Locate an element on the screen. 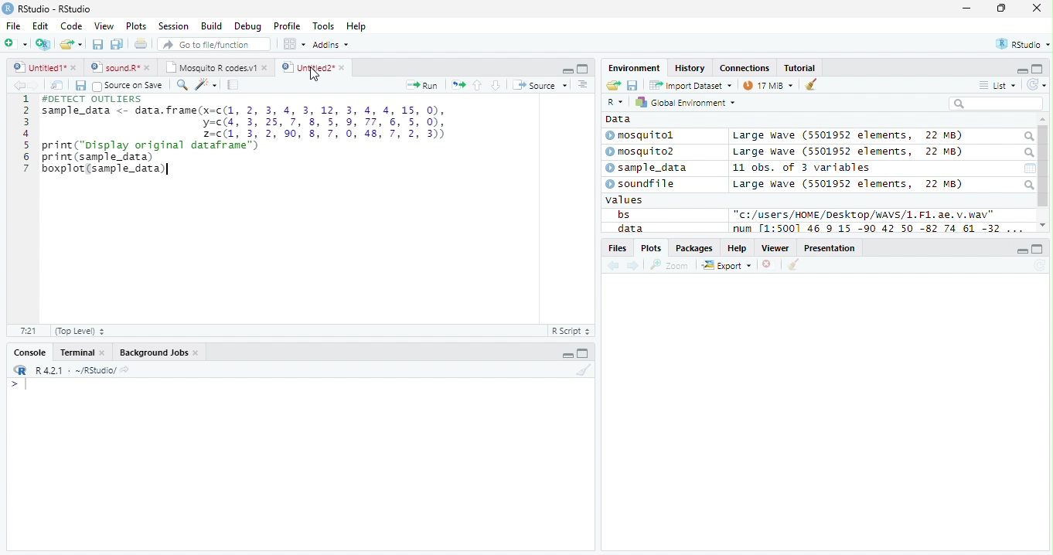 Image resolution: width=1053 pixels, height=555 pixels. Folder is located at coordinates (613, 85).